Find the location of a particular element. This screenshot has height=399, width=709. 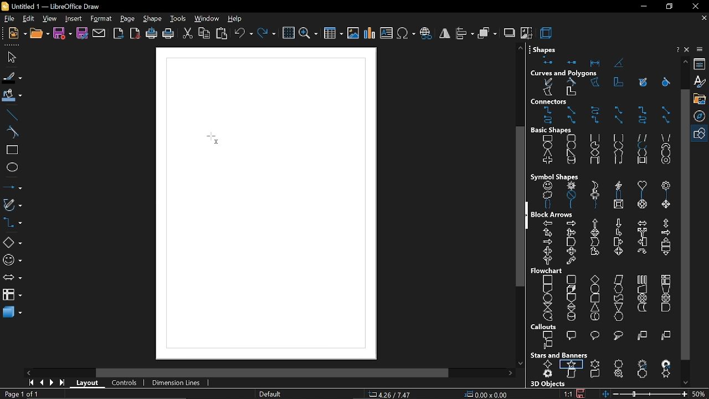

gallery is located at coordinates (701, 99).